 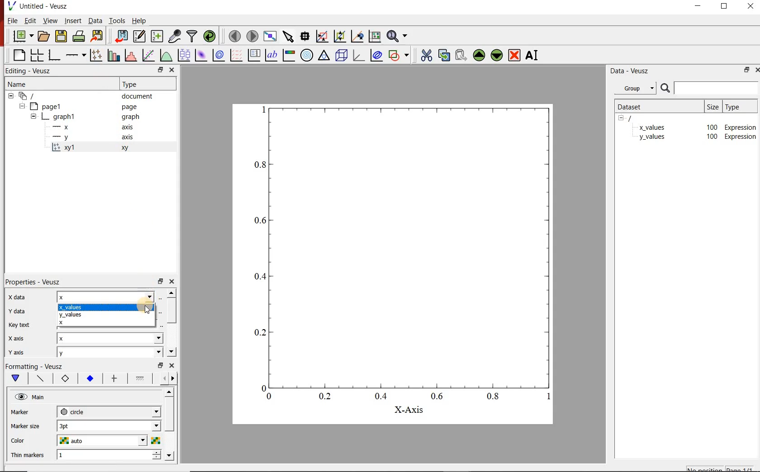 What do you see at coordinates (359, 57) in the screenshot?
I see `3d graph` at bounding box center [359, 57].